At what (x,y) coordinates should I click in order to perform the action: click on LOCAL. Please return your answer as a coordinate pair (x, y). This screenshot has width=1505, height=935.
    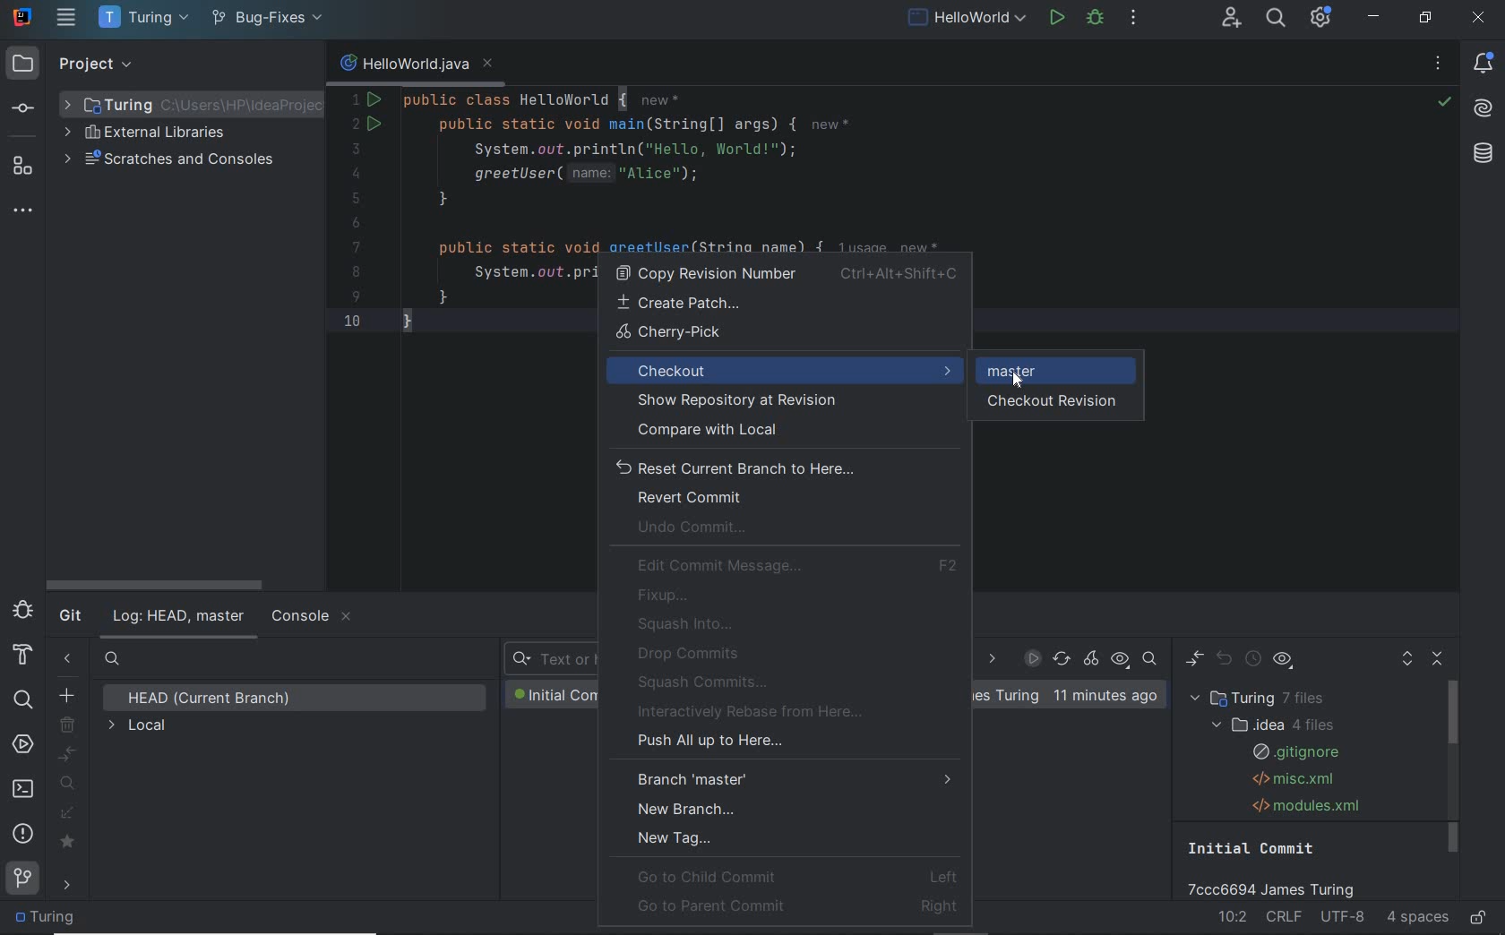
    Looking at the image, I should click on (139, 727).